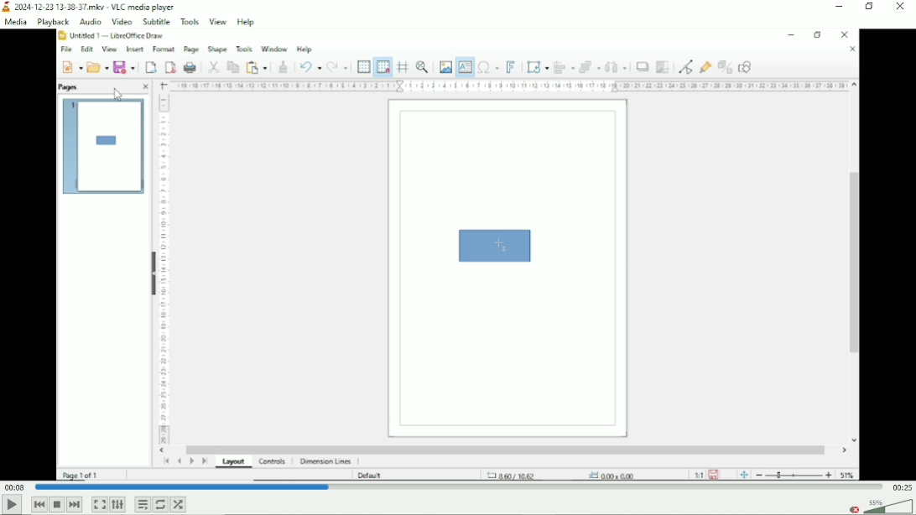  What do you see at coordinates (75, 504) in the screenshot?
I see `Next` at bounding box center [75, 504].